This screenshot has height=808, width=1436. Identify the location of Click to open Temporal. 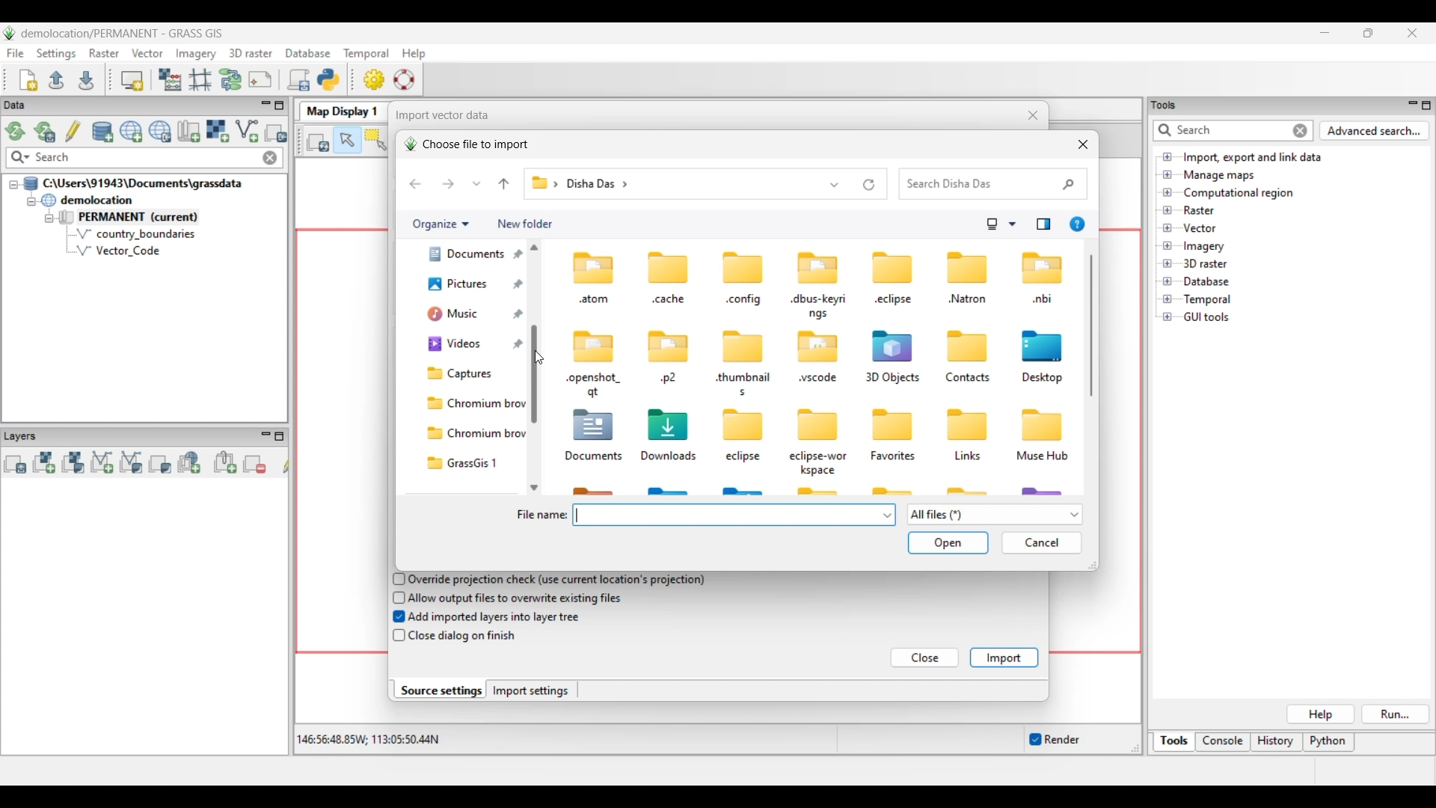
(1167, 299).